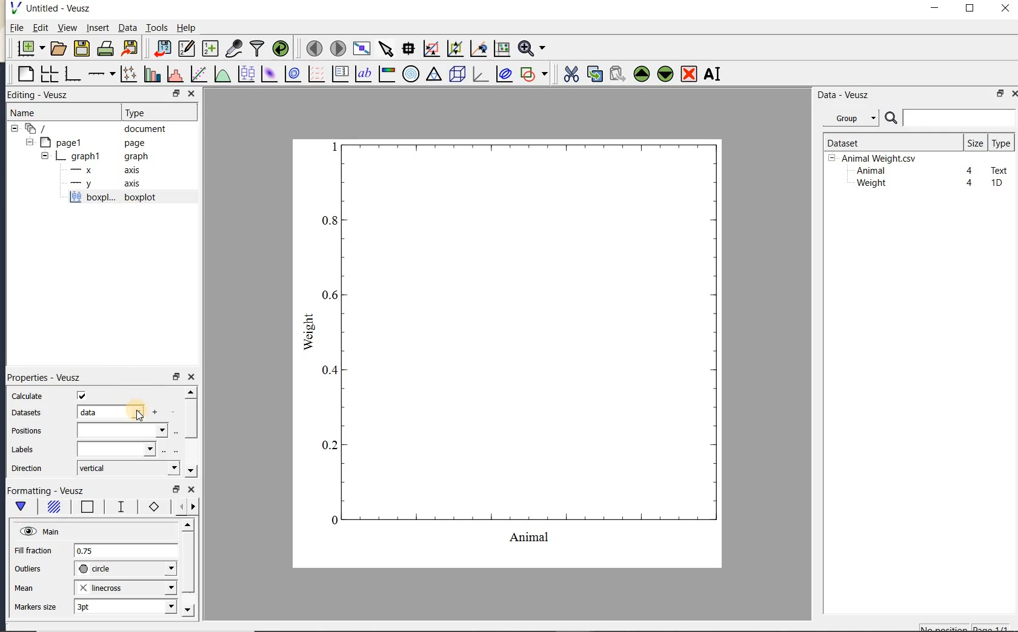 The image size is (1018, 632). What do you see at coordinates (122, 430) in the screenshot?
I see `input field` at bounding box center [122, 430].